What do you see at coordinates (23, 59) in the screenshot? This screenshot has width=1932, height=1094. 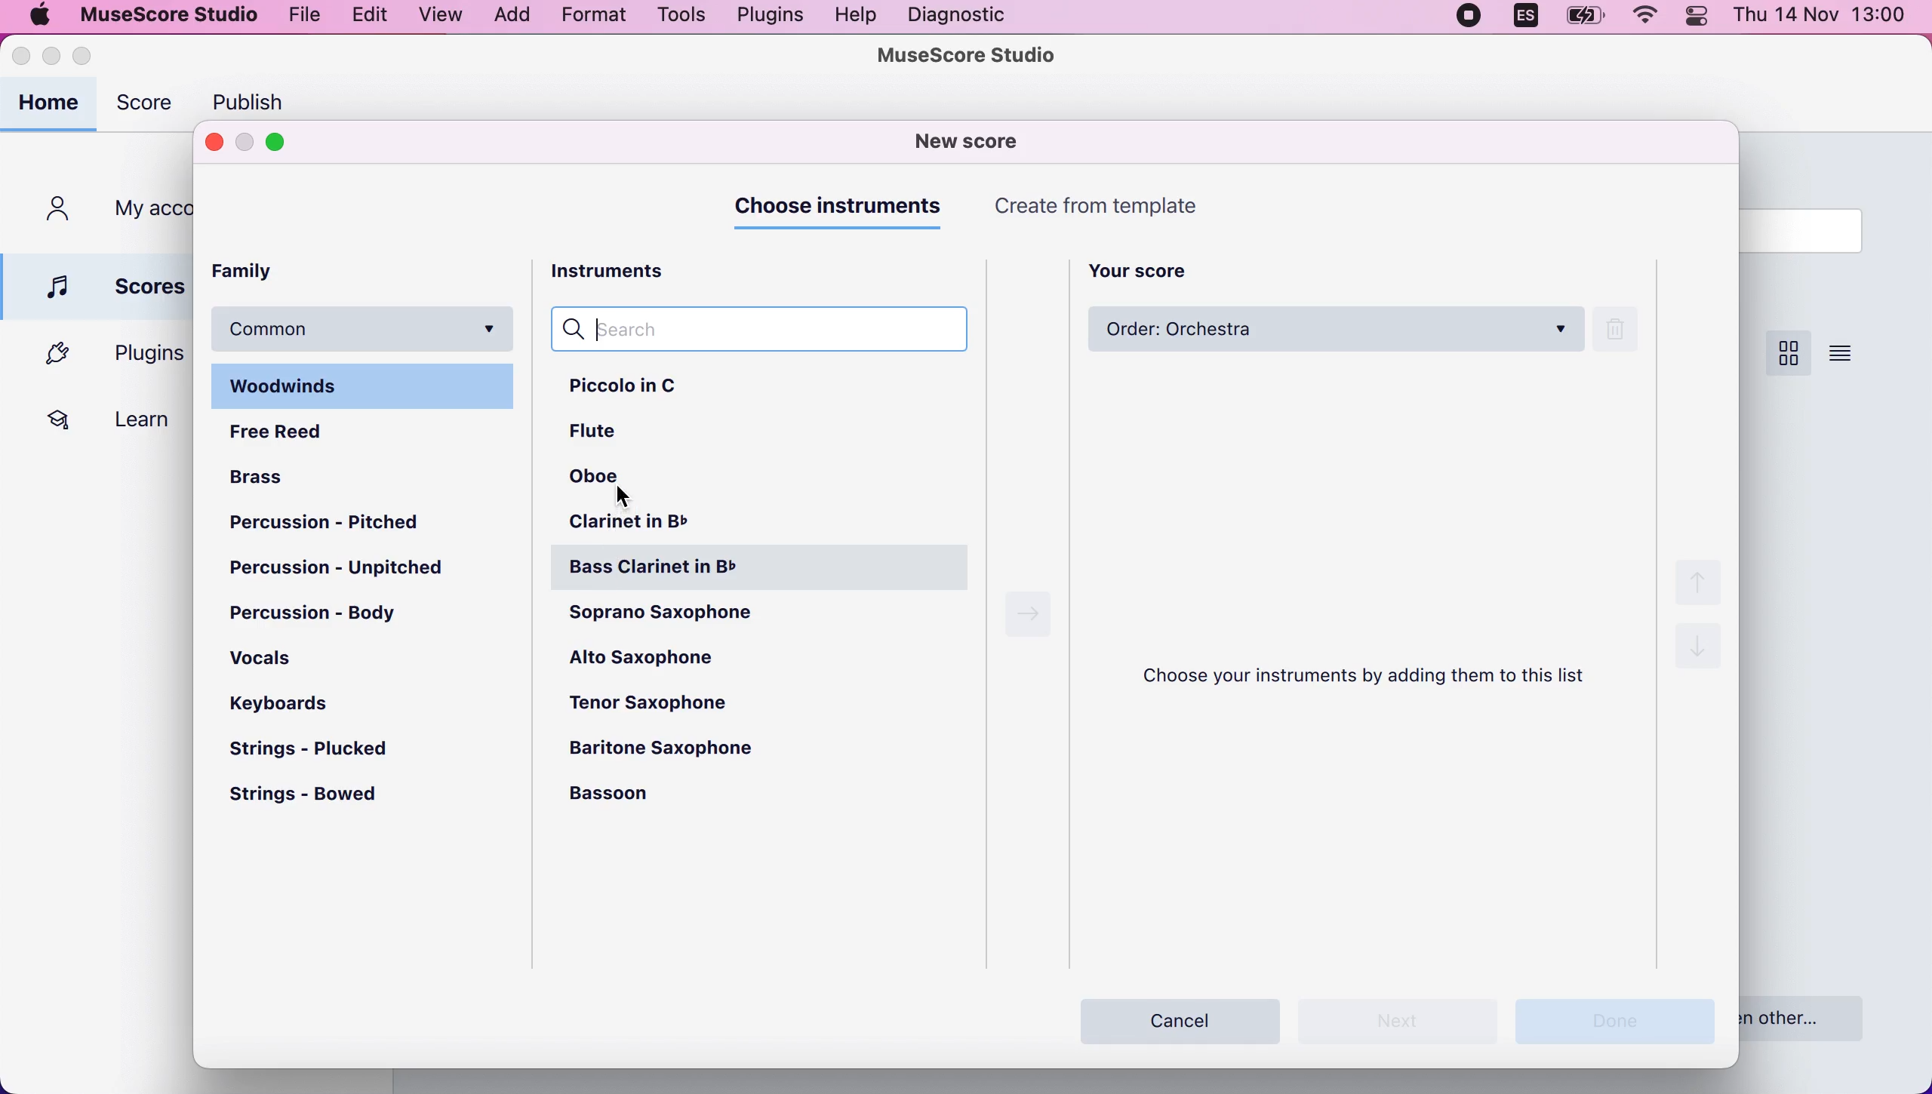 I see `close` at bounding box center [23, 59].